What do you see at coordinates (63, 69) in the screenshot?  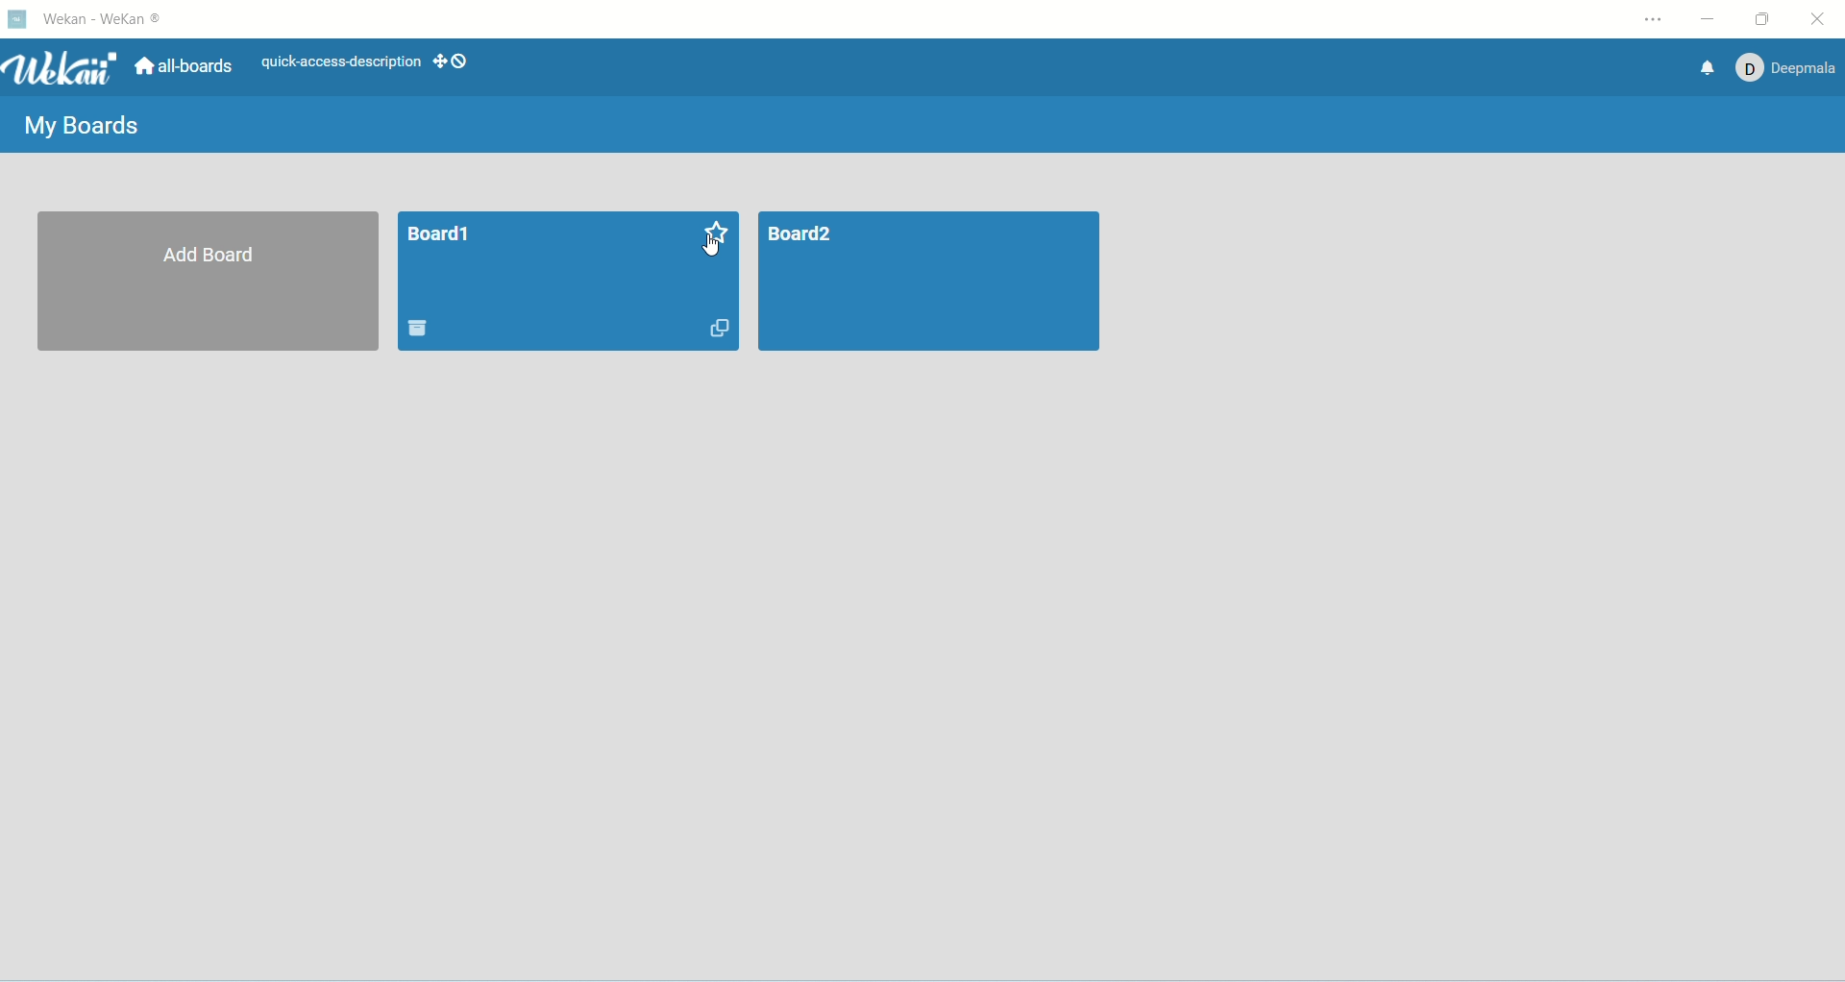 I see `Wekan` at bounding box center [63, 69].